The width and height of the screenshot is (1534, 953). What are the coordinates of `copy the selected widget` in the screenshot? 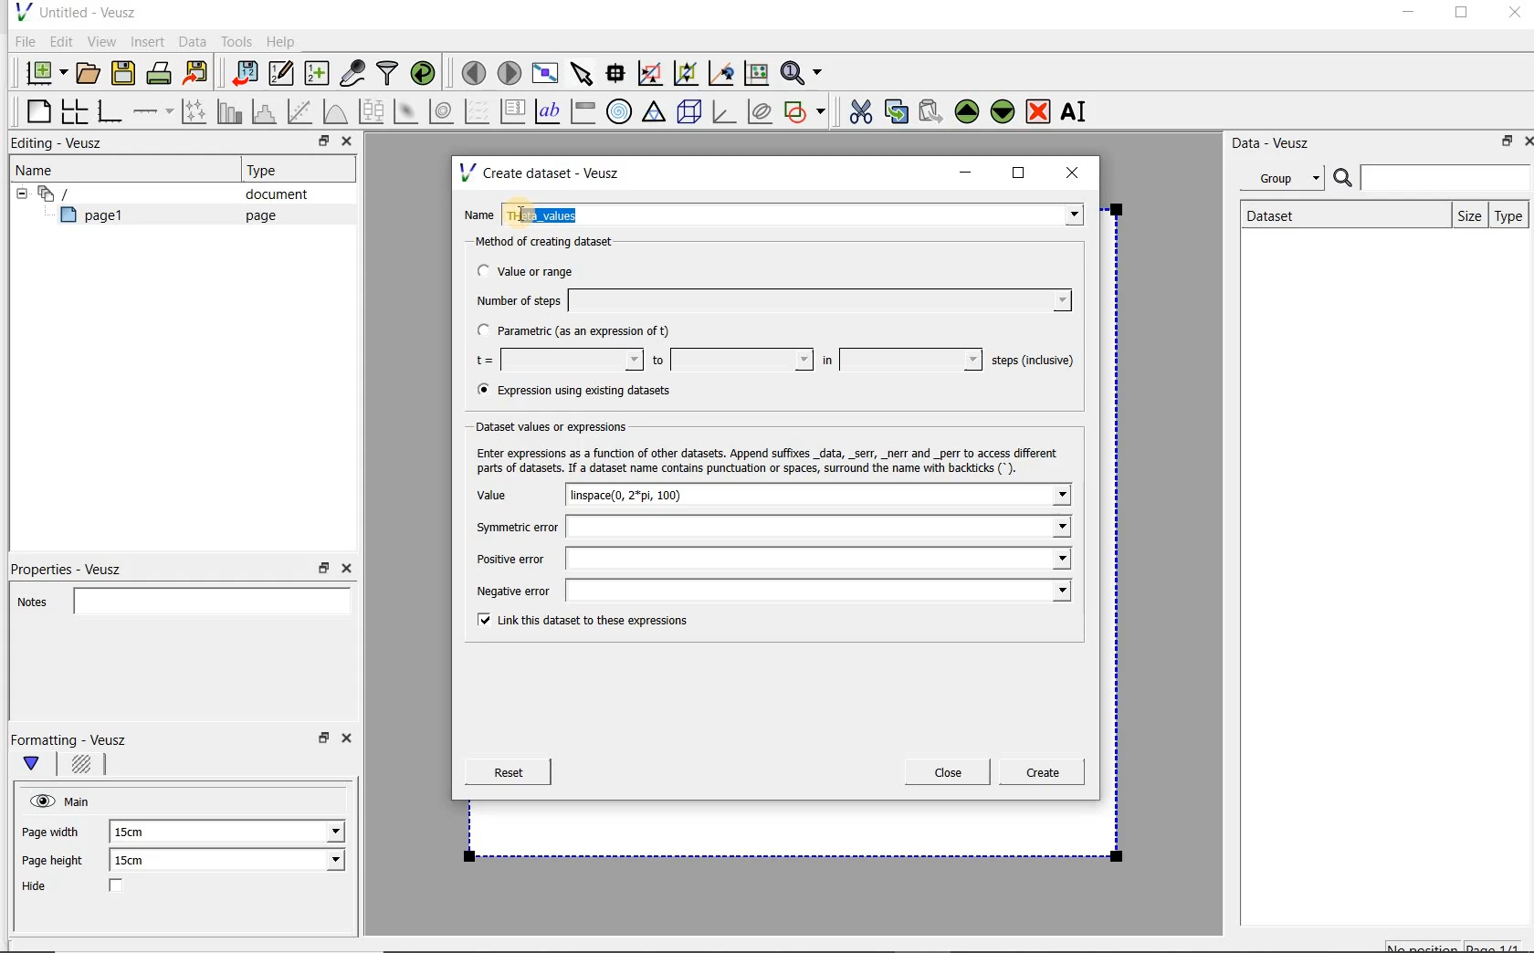 It's located at (898, 110).